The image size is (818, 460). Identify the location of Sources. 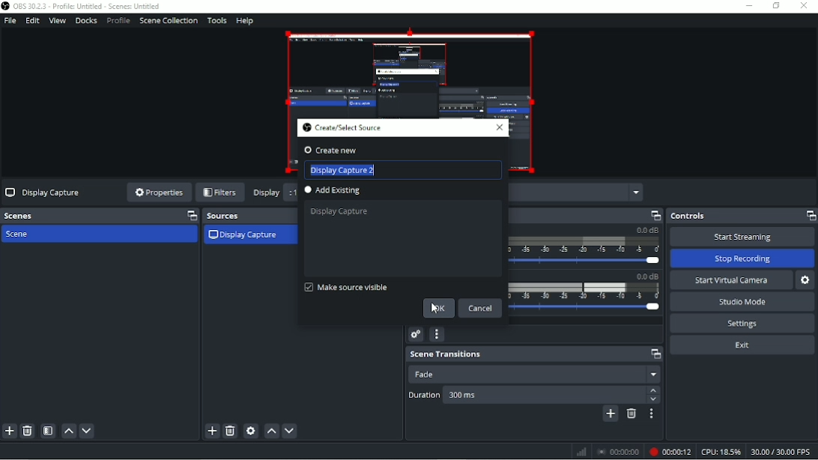
(249, 216).